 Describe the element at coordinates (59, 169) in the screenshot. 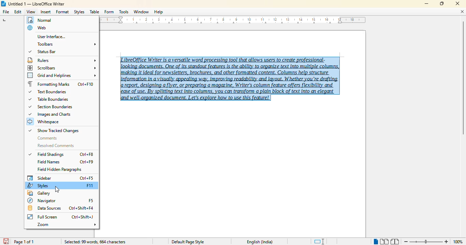

I see `field hidden paragraphs` at that location.